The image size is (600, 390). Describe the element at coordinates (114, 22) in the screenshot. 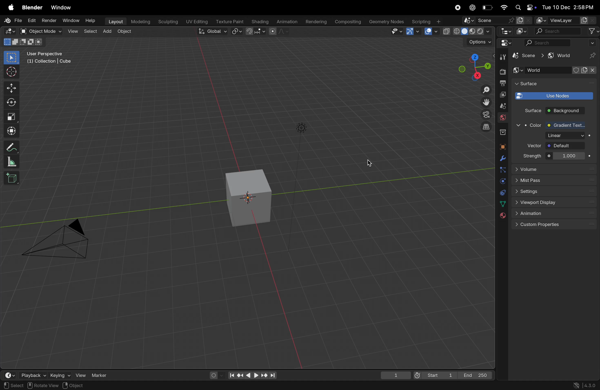

I see `layout` at that location.